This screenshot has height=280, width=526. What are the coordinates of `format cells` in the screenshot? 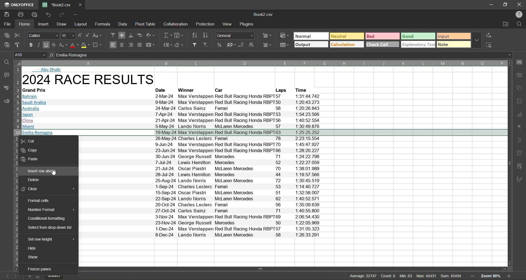 It's located at (39, 200).